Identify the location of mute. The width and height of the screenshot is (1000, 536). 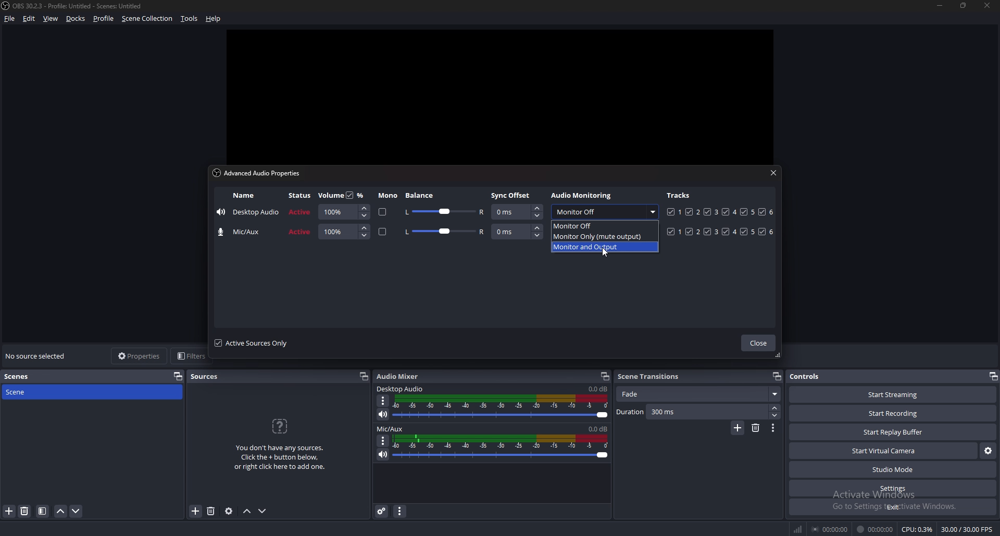
(383, 415).